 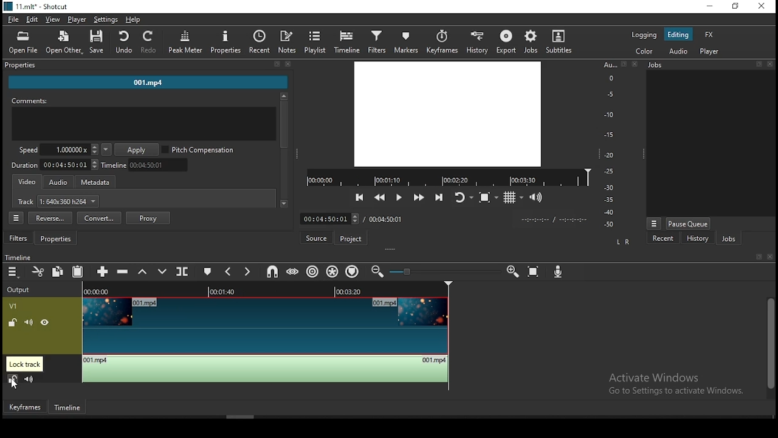 I want to click on paste, so click(x=77, y=272).